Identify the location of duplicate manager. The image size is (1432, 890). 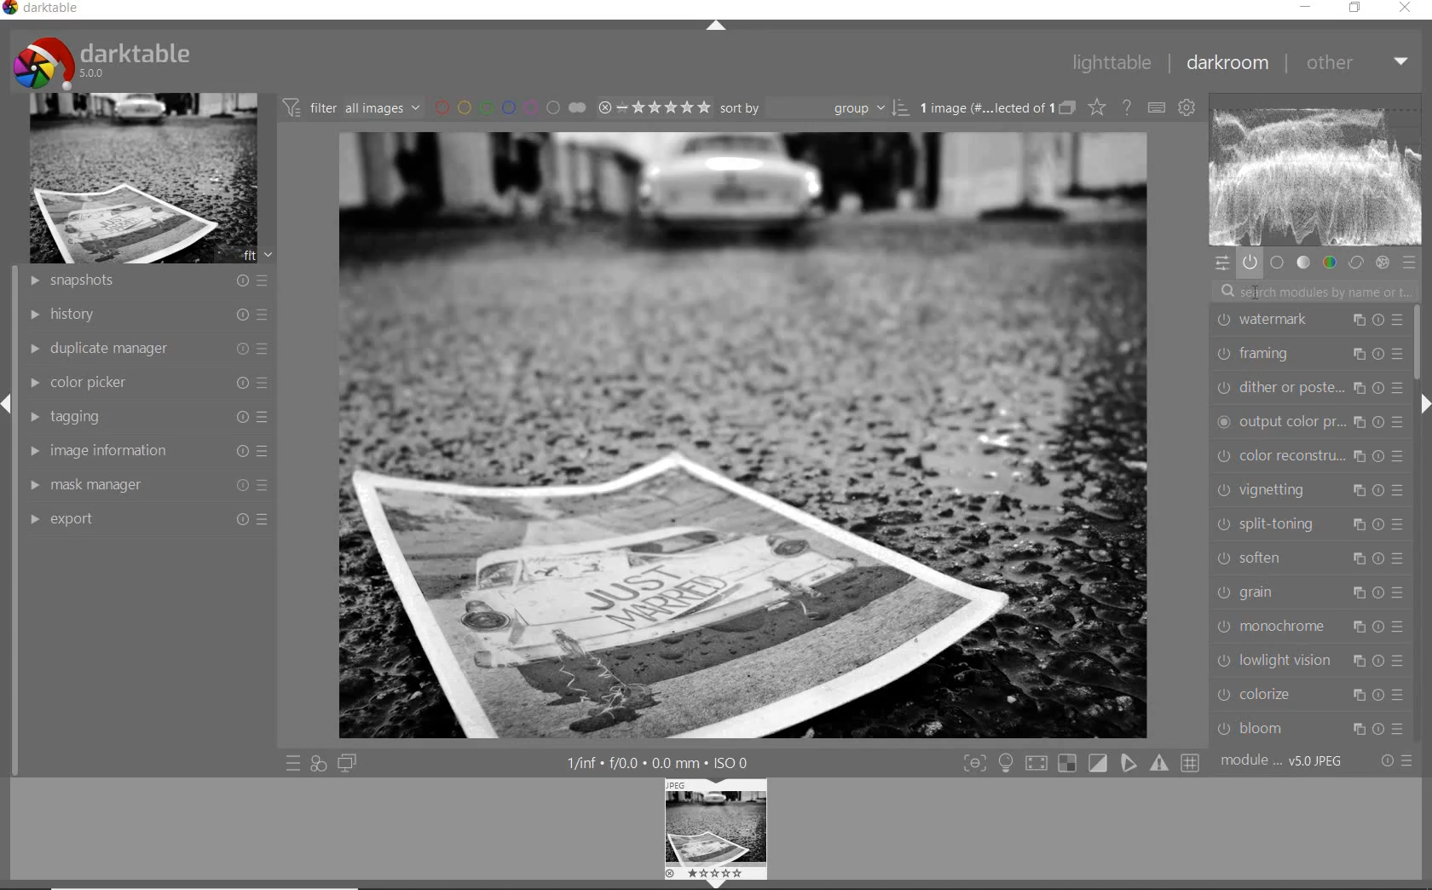
(146, 350).